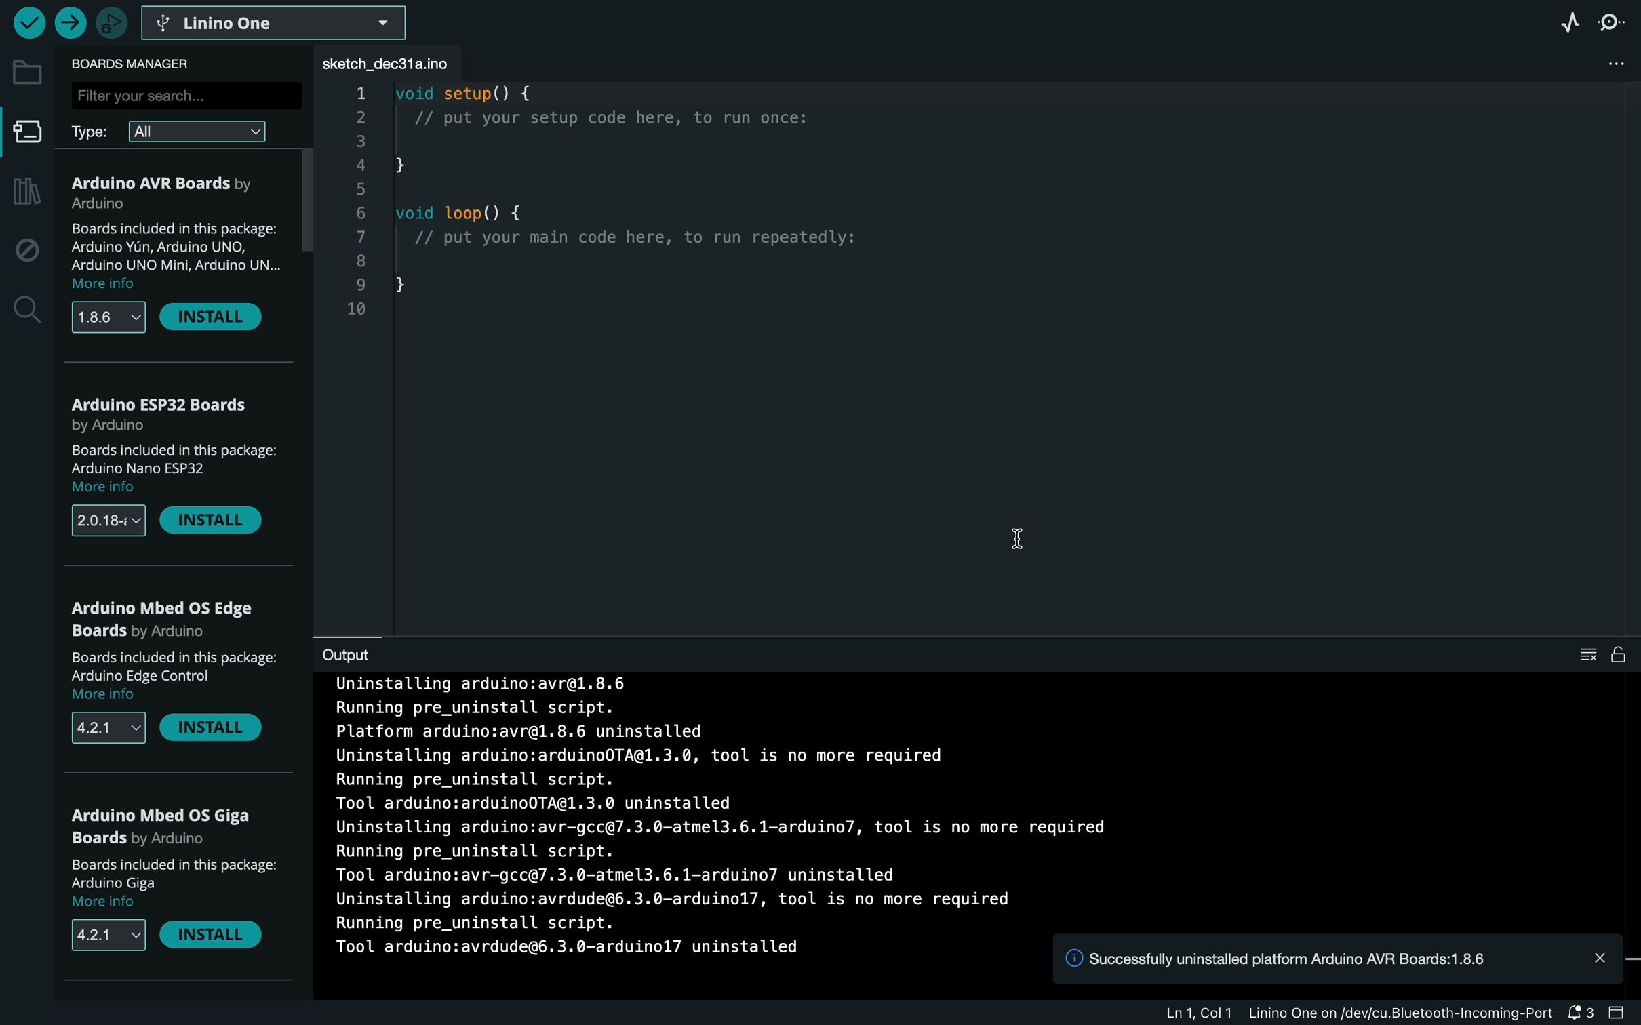  What do you see at coordinates (1019, 550) in the screenshot?
I see `cursor` at bounding box center [1019, 550].